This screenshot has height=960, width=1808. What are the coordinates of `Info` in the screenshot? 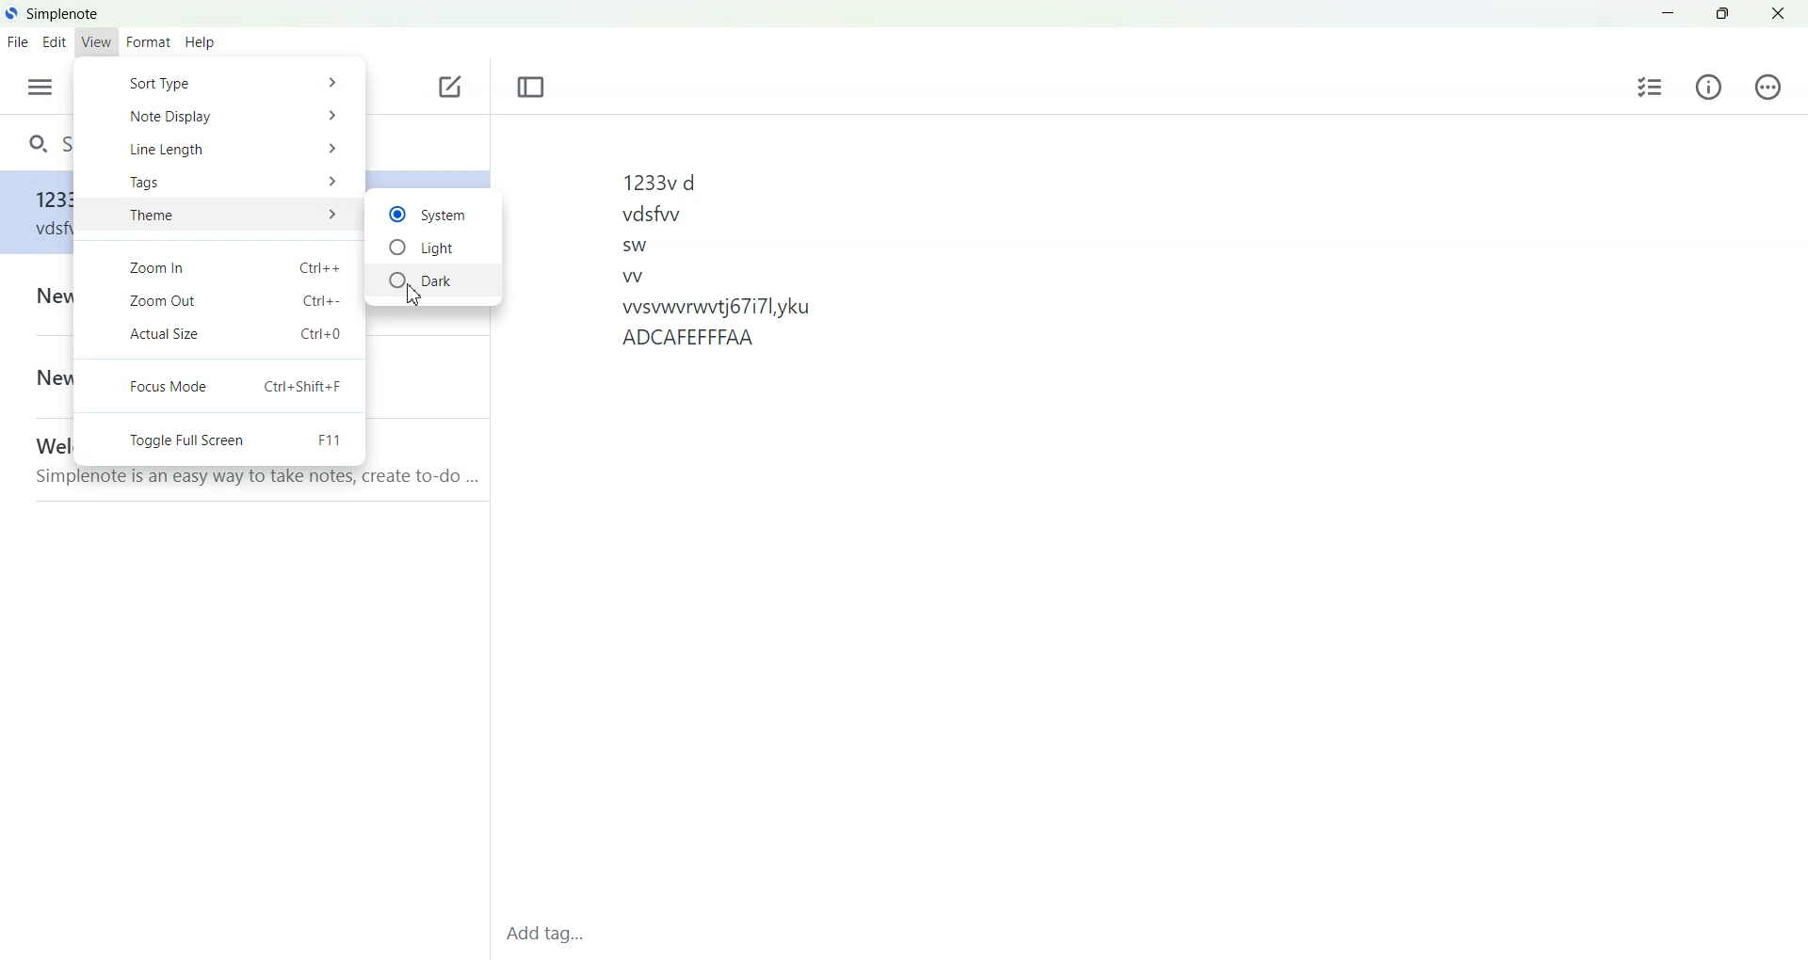 It's located at (1708, 87).